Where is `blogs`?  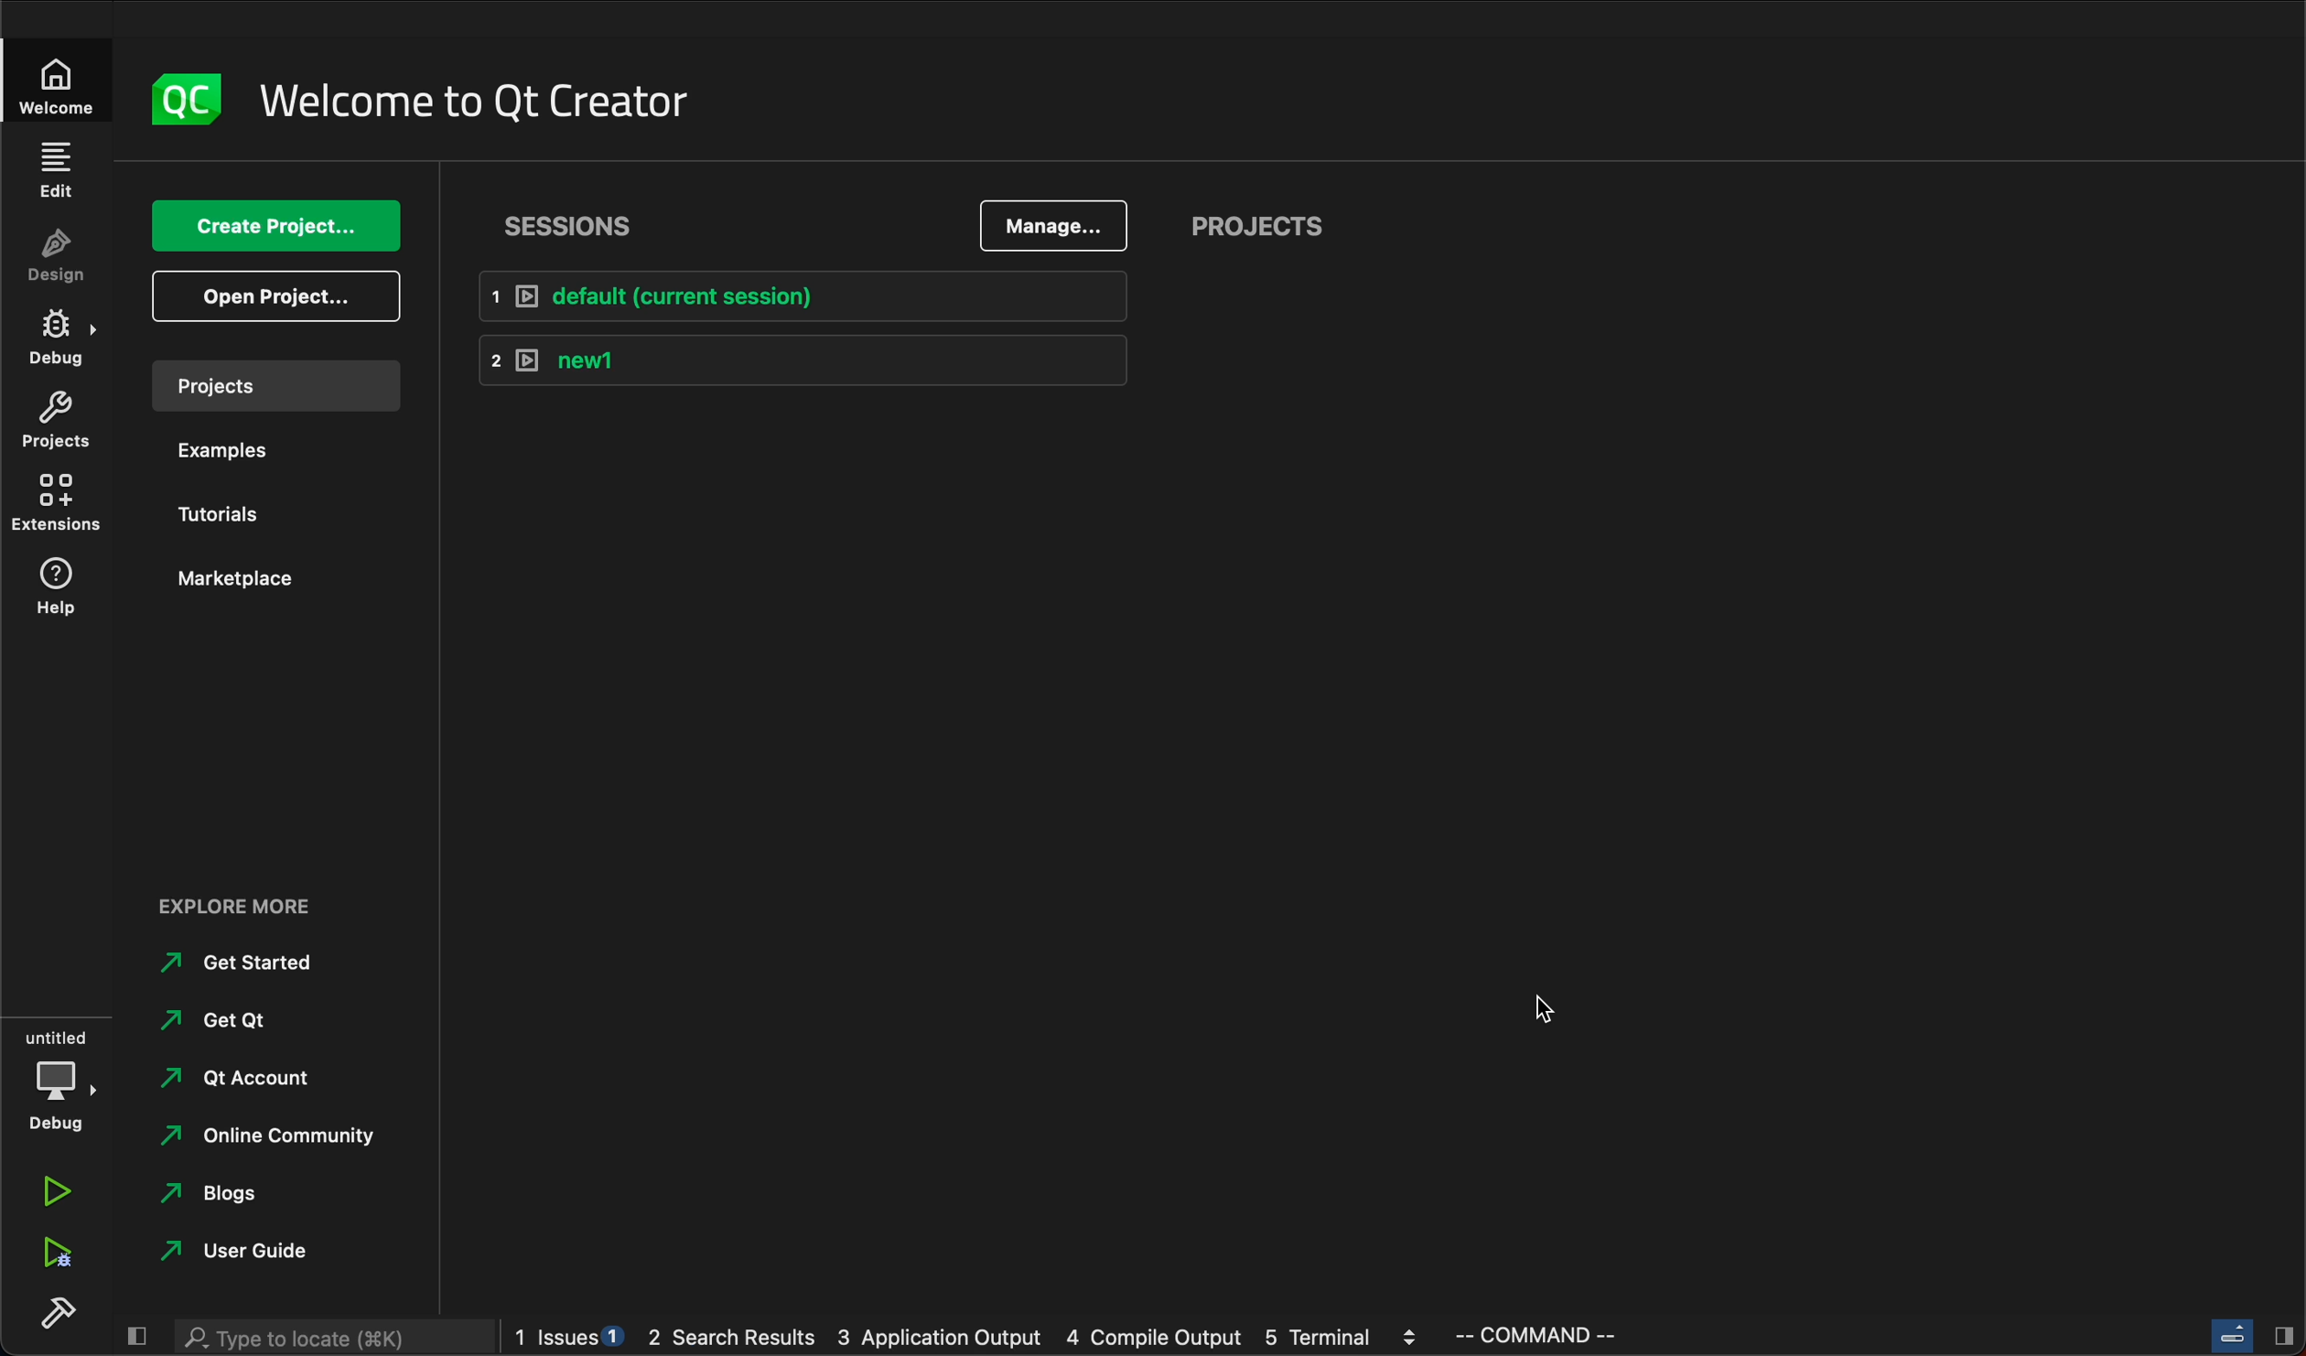
blogs is located at coordinates (244, 1196).